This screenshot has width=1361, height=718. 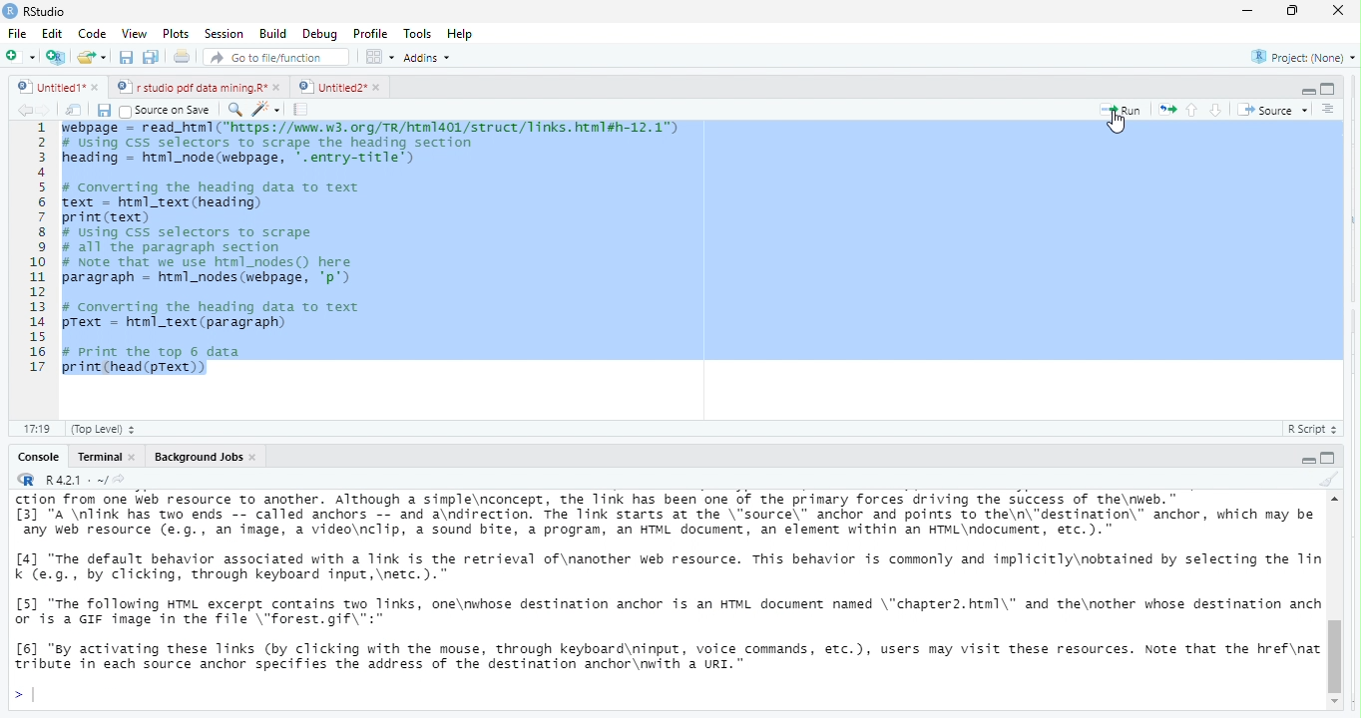 What do you see at coordinates (431, 57) in the screenshot?
I see `Addins ` at bounding box center [431, 57].